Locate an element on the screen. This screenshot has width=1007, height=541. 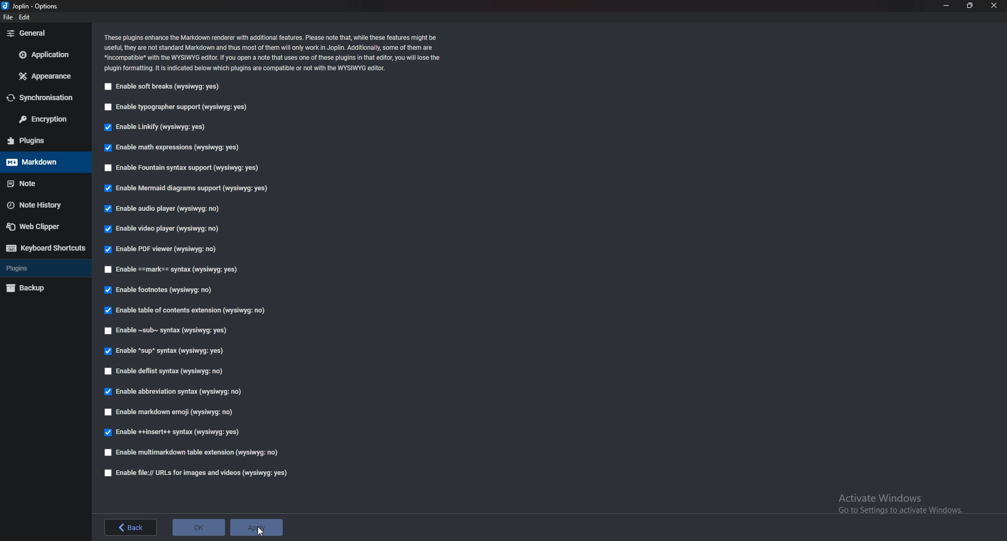
 is located at coordinates (895, 500).